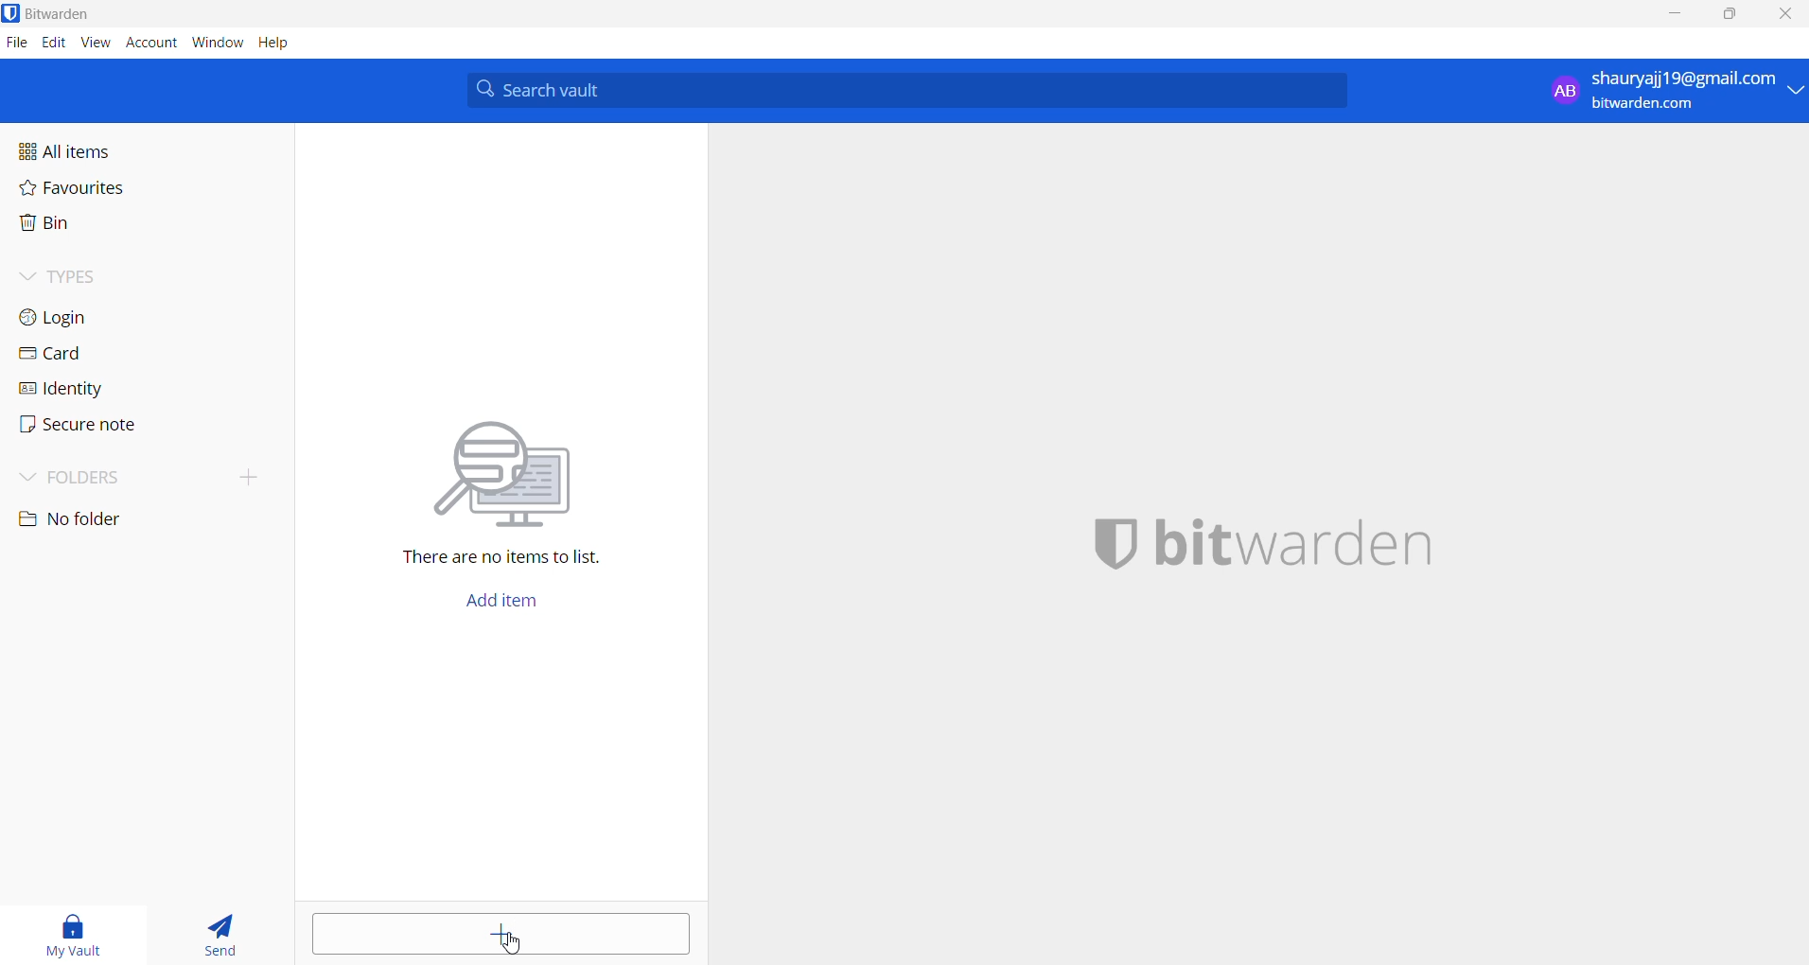 This screenshot has height=965, width=1809. What do you see at coordinates (111, 321) in the screenshot?
I see `login` at bounding box center [111, 321].